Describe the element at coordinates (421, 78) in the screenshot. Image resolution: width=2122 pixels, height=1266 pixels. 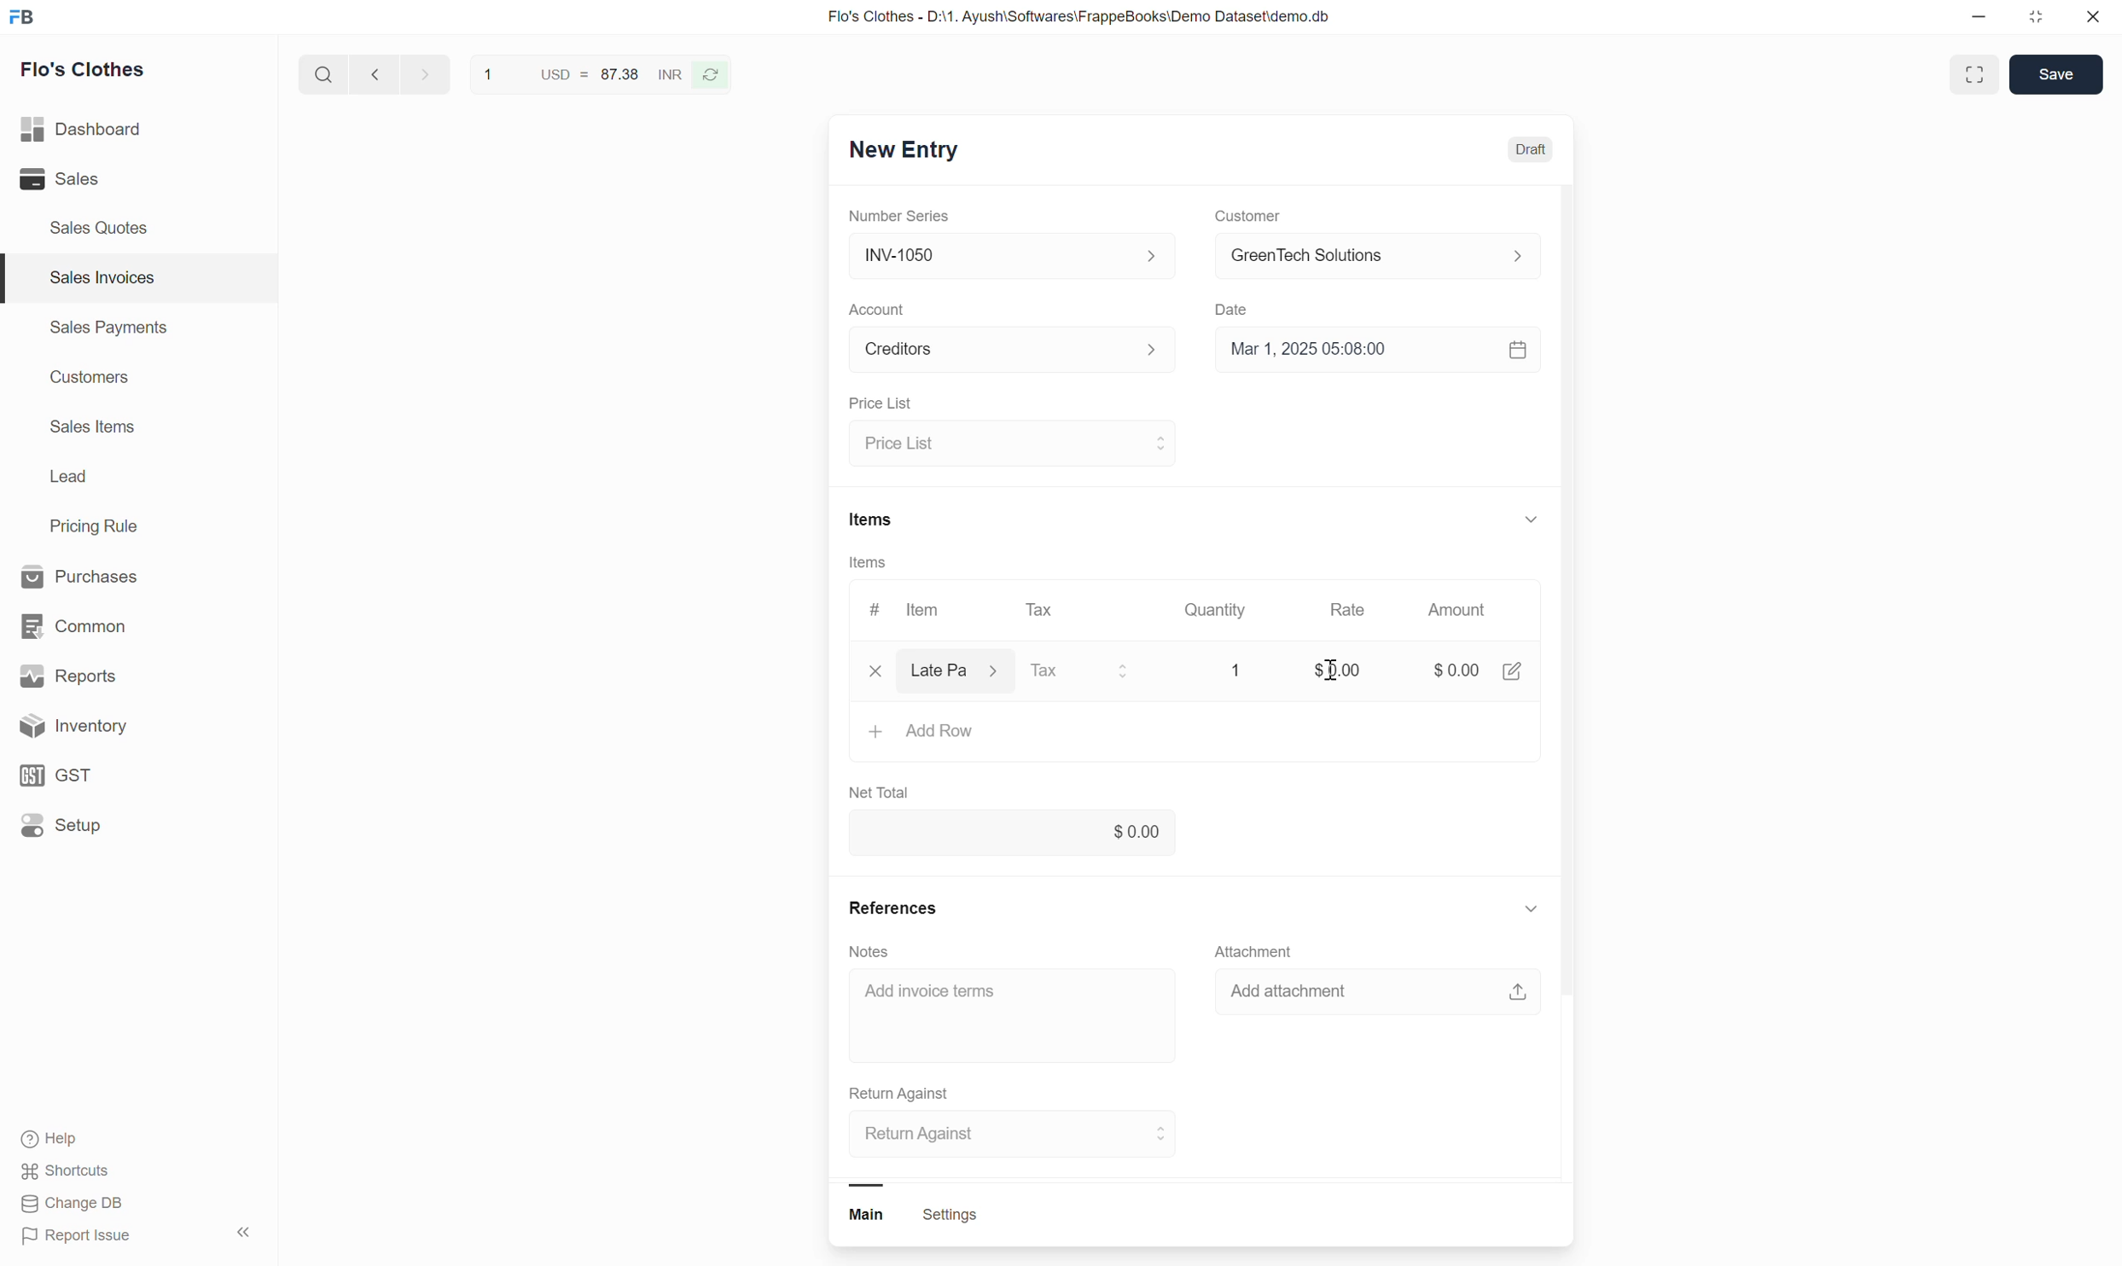
I see `go forward ` at that location.